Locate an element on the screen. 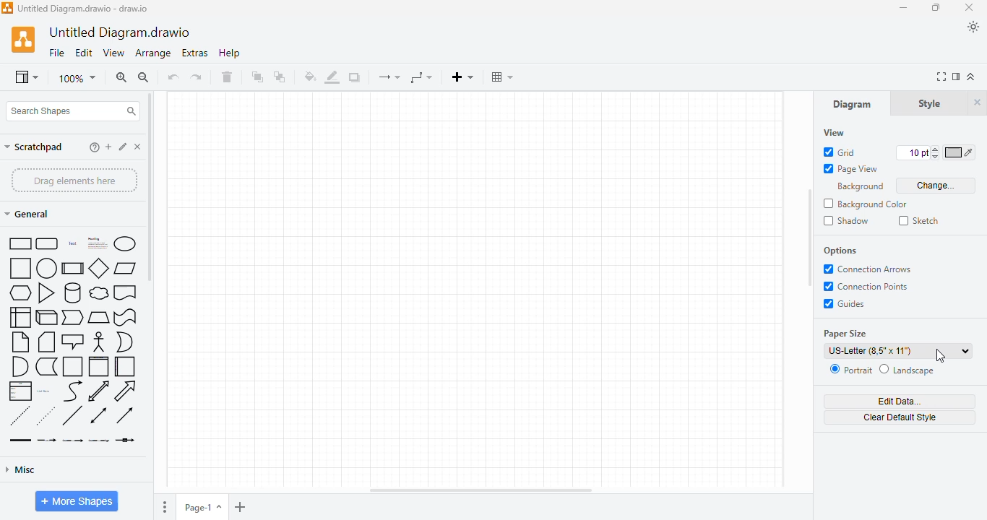 Image resolution: width=987 pixels, height=520 pixels. circle is located at coordinates (46, 268).